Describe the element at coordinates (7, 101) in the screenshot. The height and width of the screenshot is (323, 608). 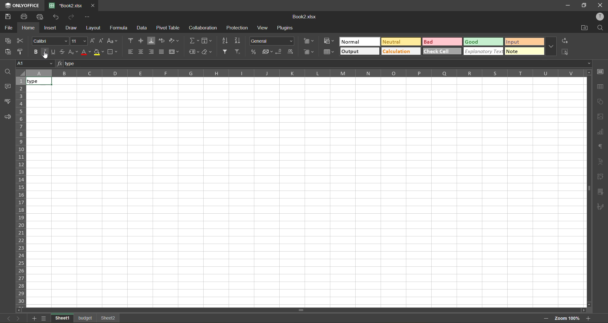
I see `spellcheck` at that location.